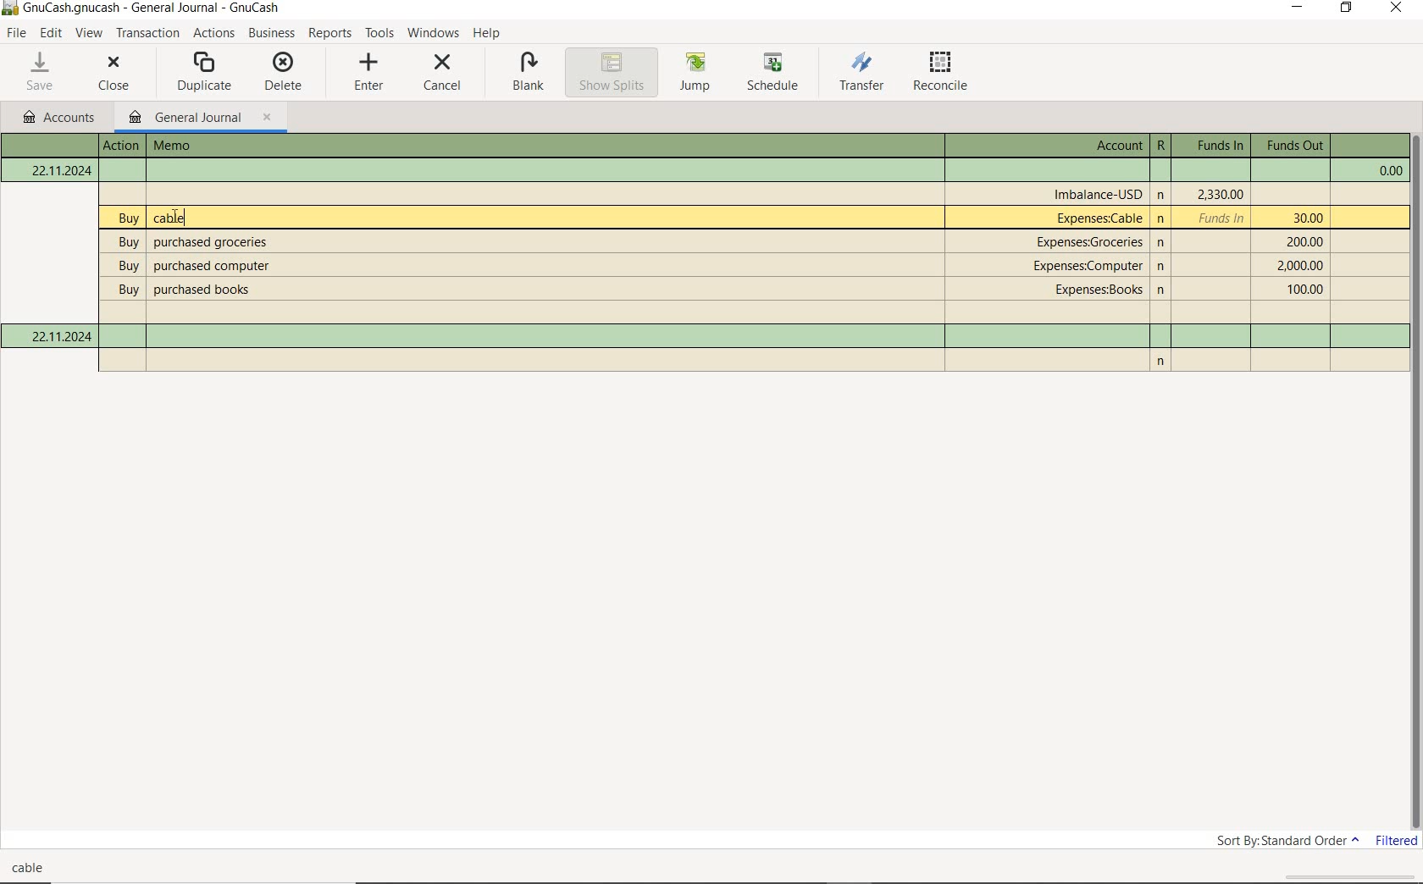 This screenshot has height=884, width=1423. I want to click on Text, so click(772, 218).